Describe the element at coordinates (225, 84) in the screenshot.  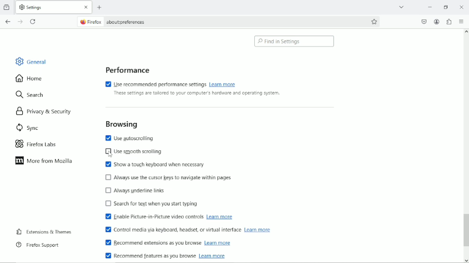
I see `Learn more` at that location.